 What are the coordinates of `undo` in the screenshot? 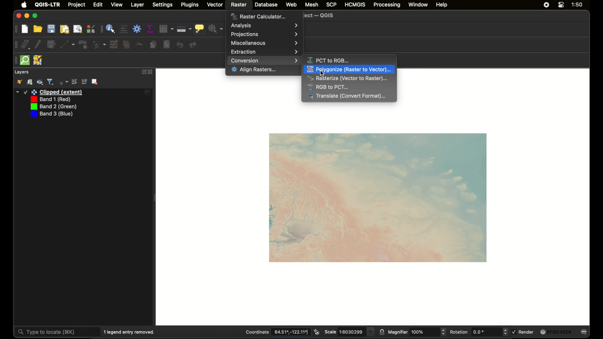 It's located at (180, 45).